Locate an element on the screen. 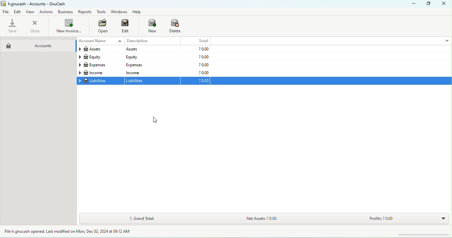 The height and width of the screenshot is (238, 452). windows is located at coordinates (118, 12).